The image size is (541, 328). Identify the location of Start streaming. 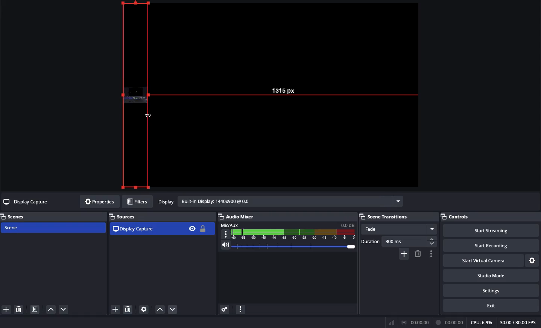
(492, 230).